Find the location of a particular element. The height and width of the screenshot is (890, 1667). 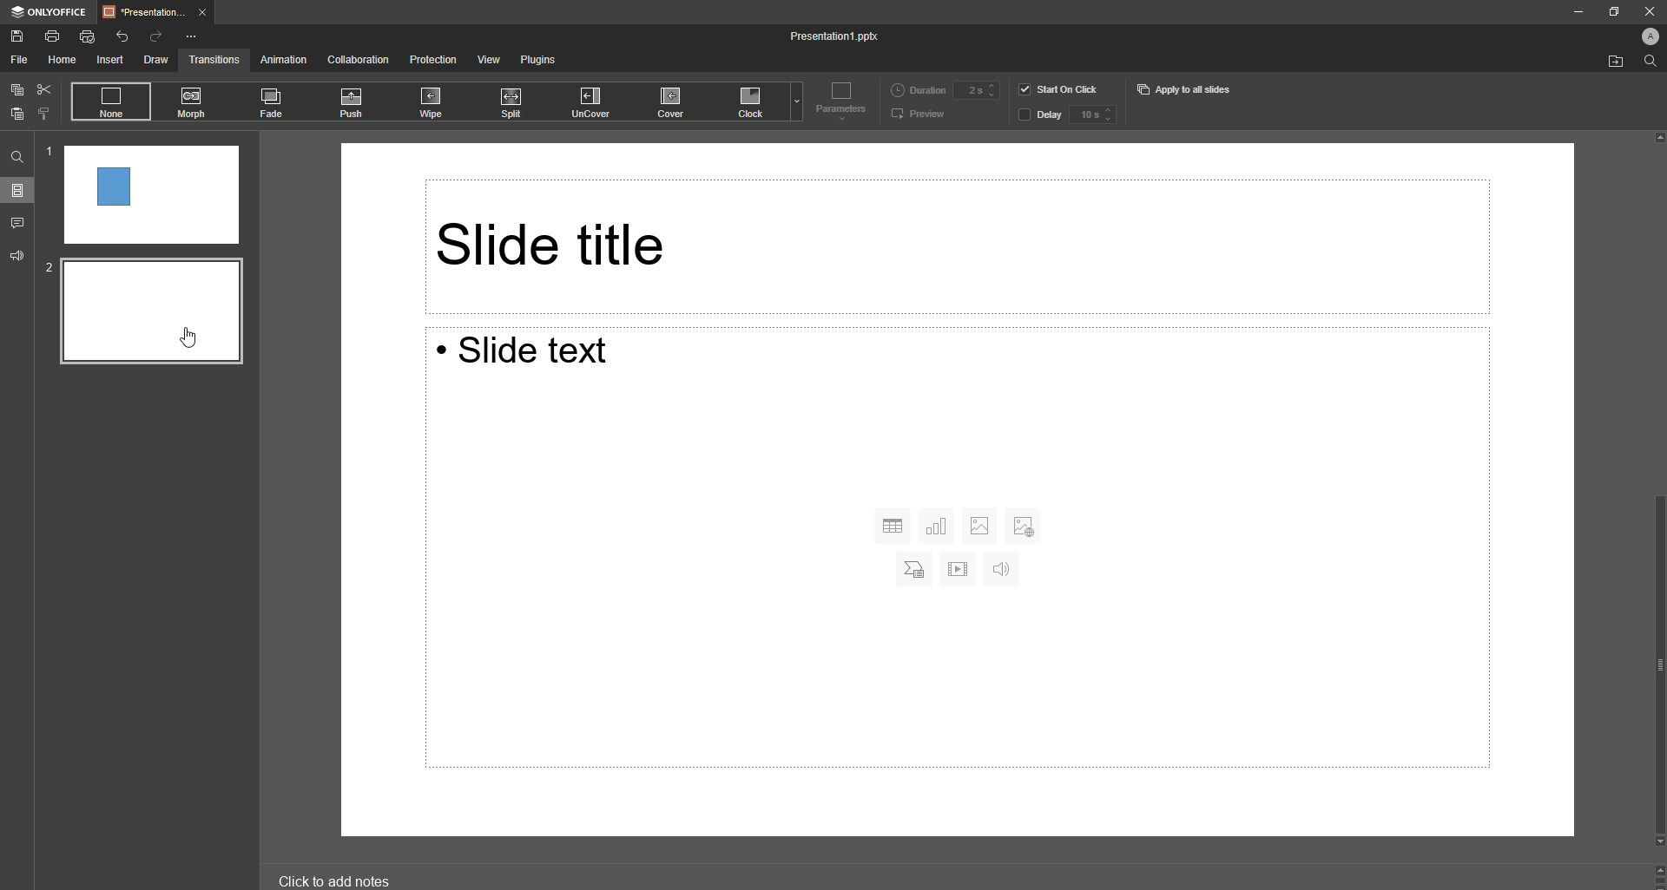

Duration is located at coordinates (911, 88).